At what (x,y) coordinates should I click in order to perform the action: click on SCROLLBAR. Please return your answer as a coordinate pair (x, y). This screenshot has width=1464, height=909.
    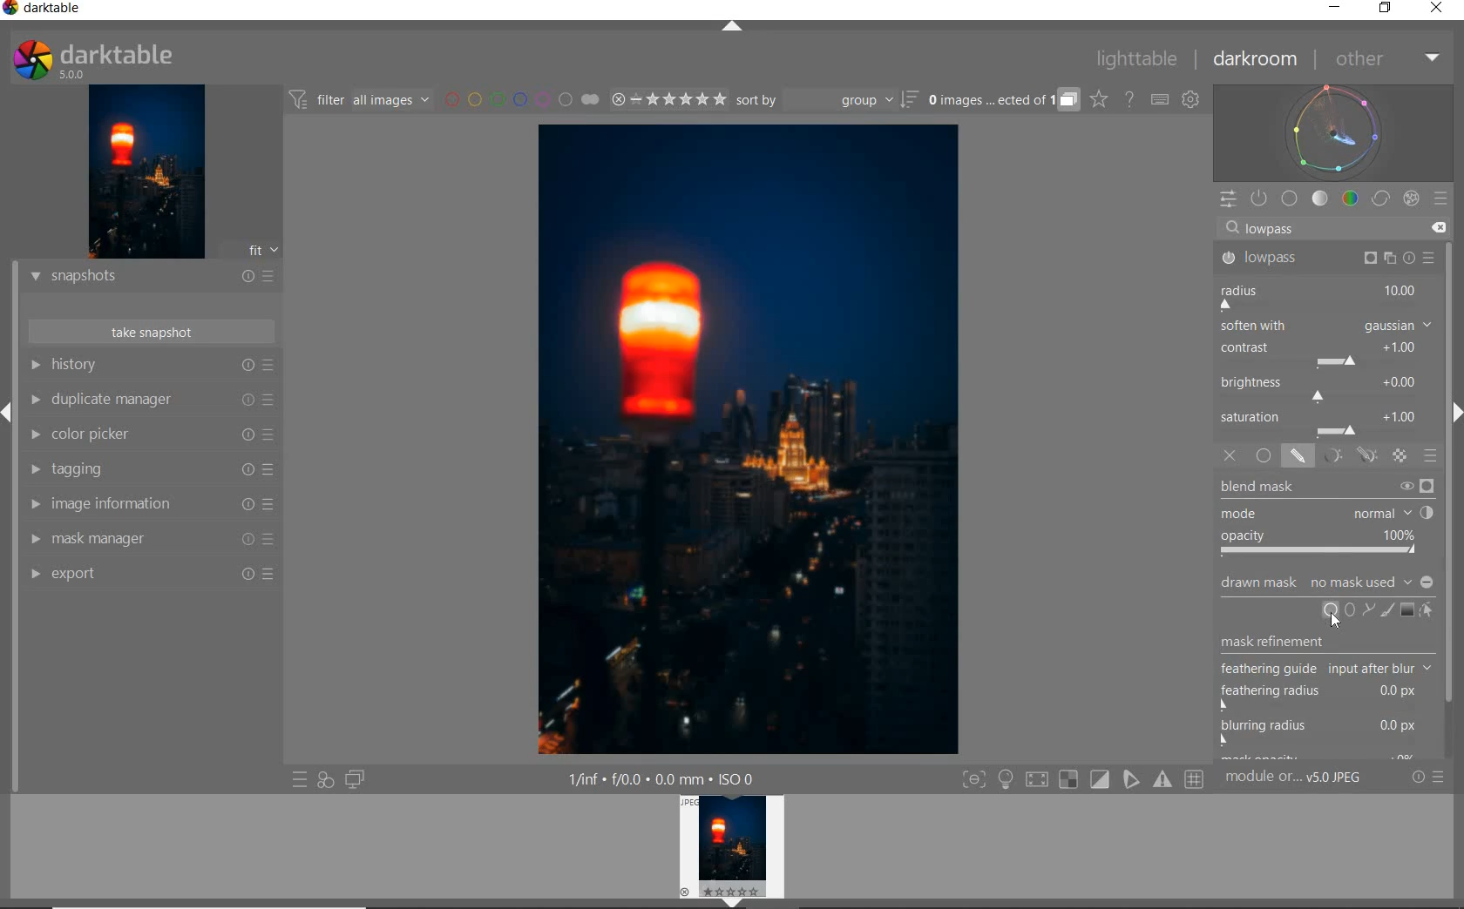
    Looking at the image, I should click on (1455, 497).